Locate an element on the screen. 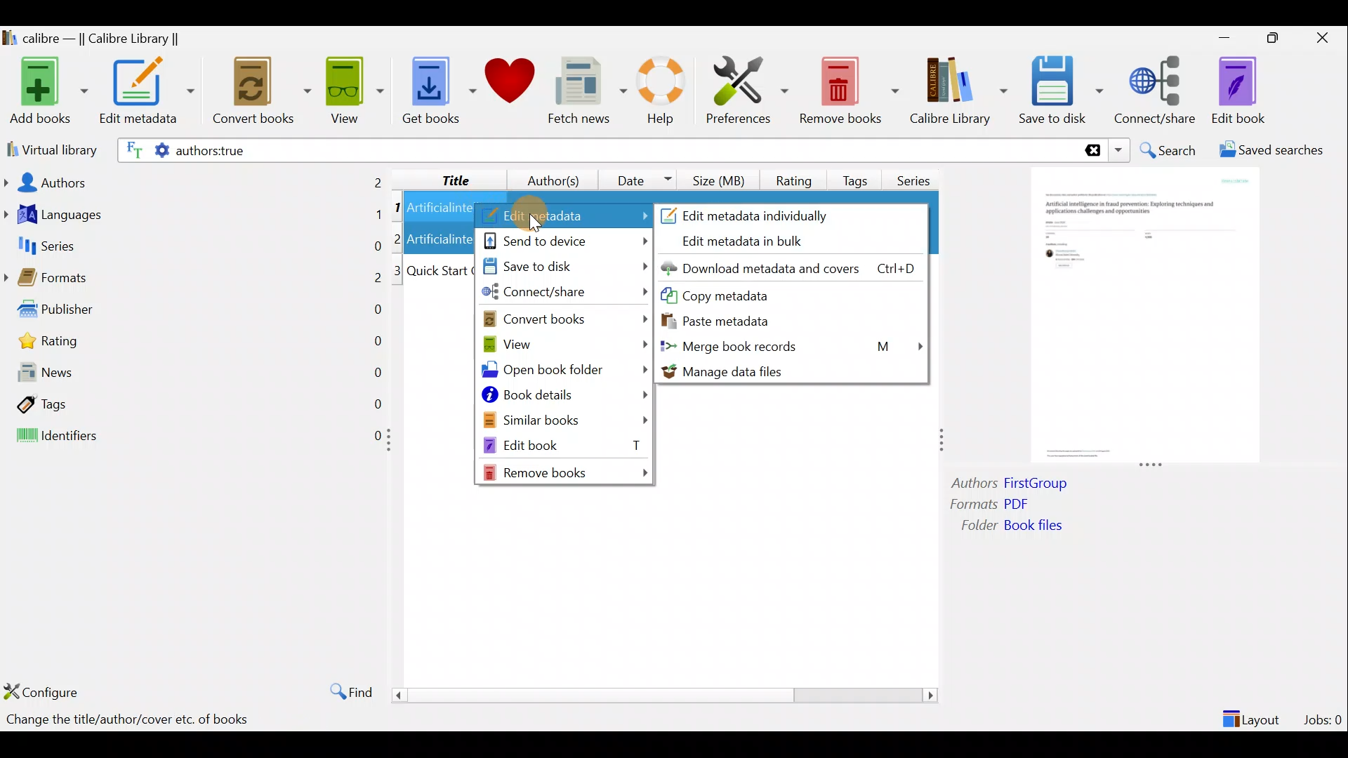  Title is located at coordinates (444, 178).